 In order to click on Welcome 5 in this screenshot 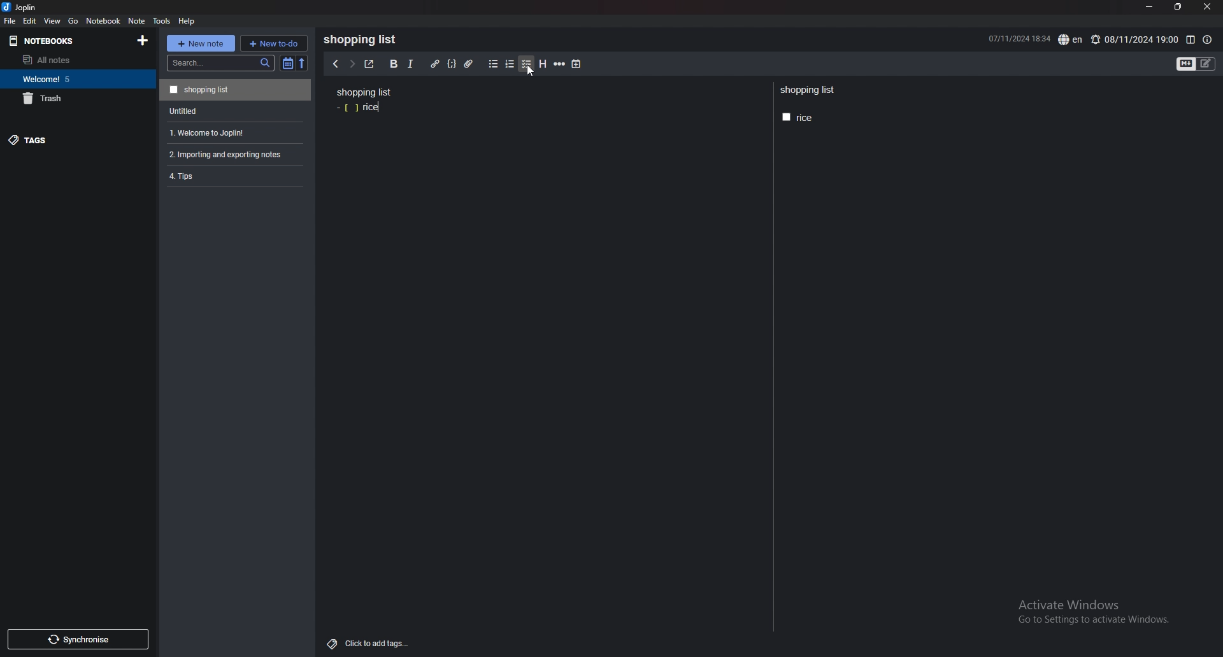, I will do `click(75, 78)`.